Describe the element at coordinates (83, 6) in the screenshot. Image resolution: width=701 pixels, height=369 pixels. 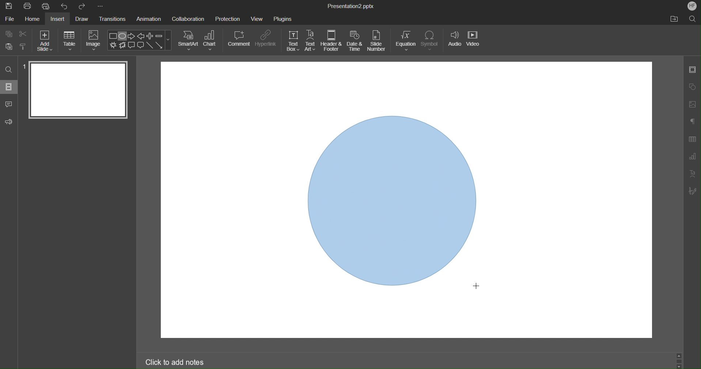
I see `Redo` at that location.